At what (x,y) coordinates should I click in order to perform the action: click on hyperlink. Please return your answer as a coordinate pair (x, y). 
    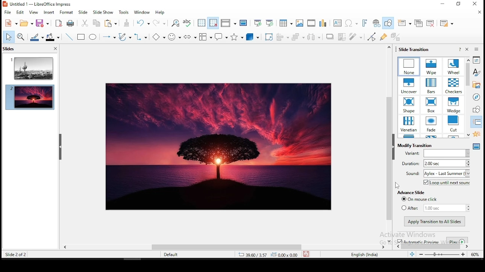
    Looking at the image, I should click on (377, 23).